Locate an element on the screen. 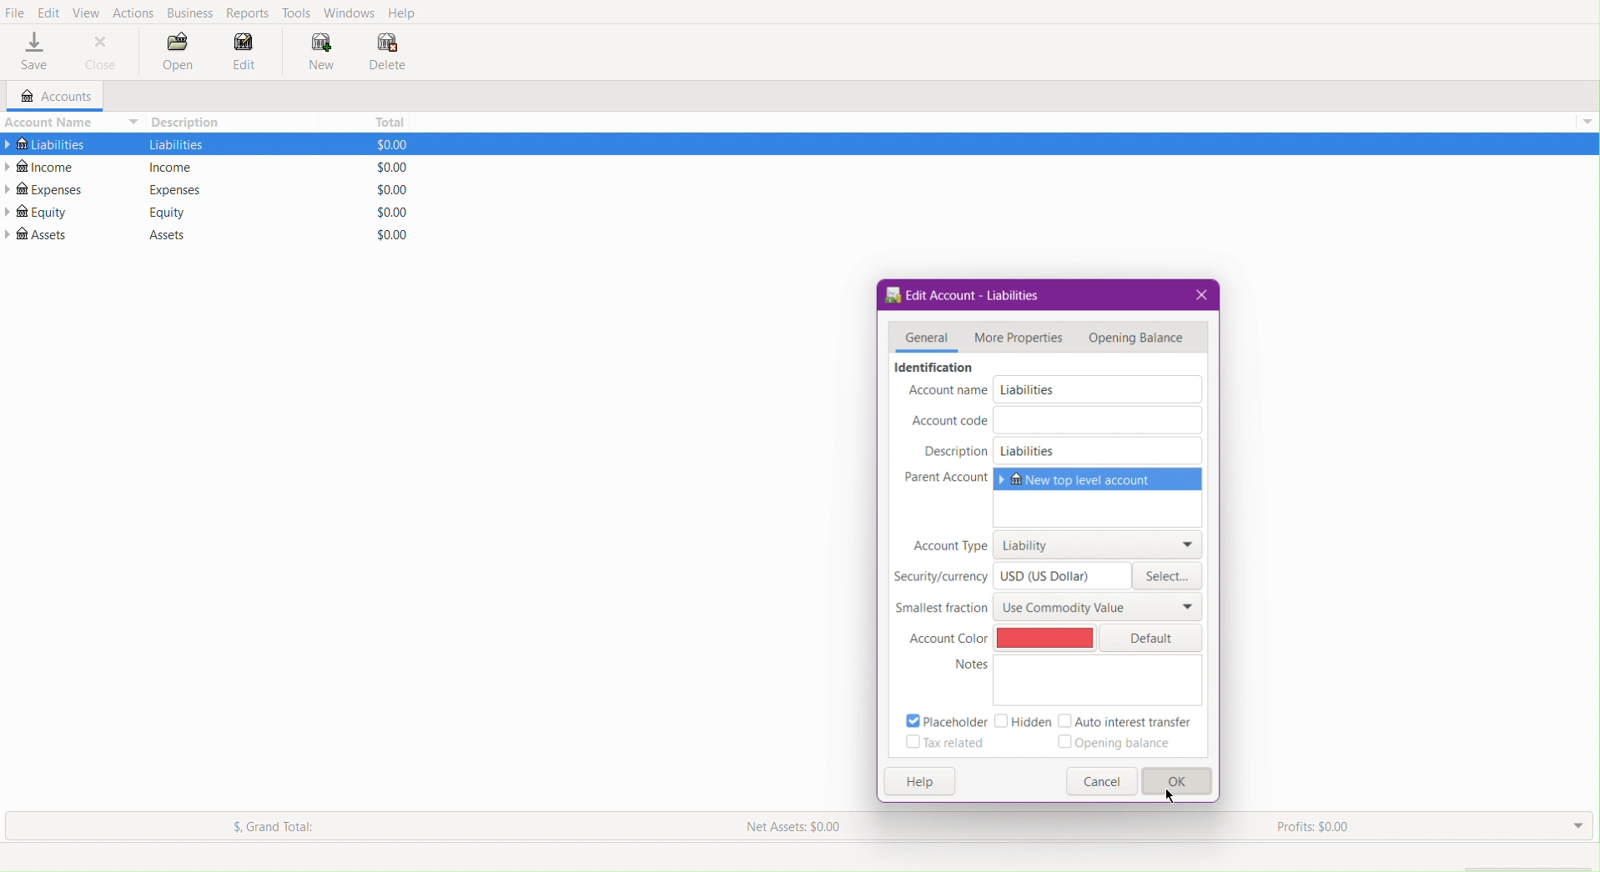 The width and height of the screenshot is (1600, 872). Account Color is located at coordinates (947, 639).